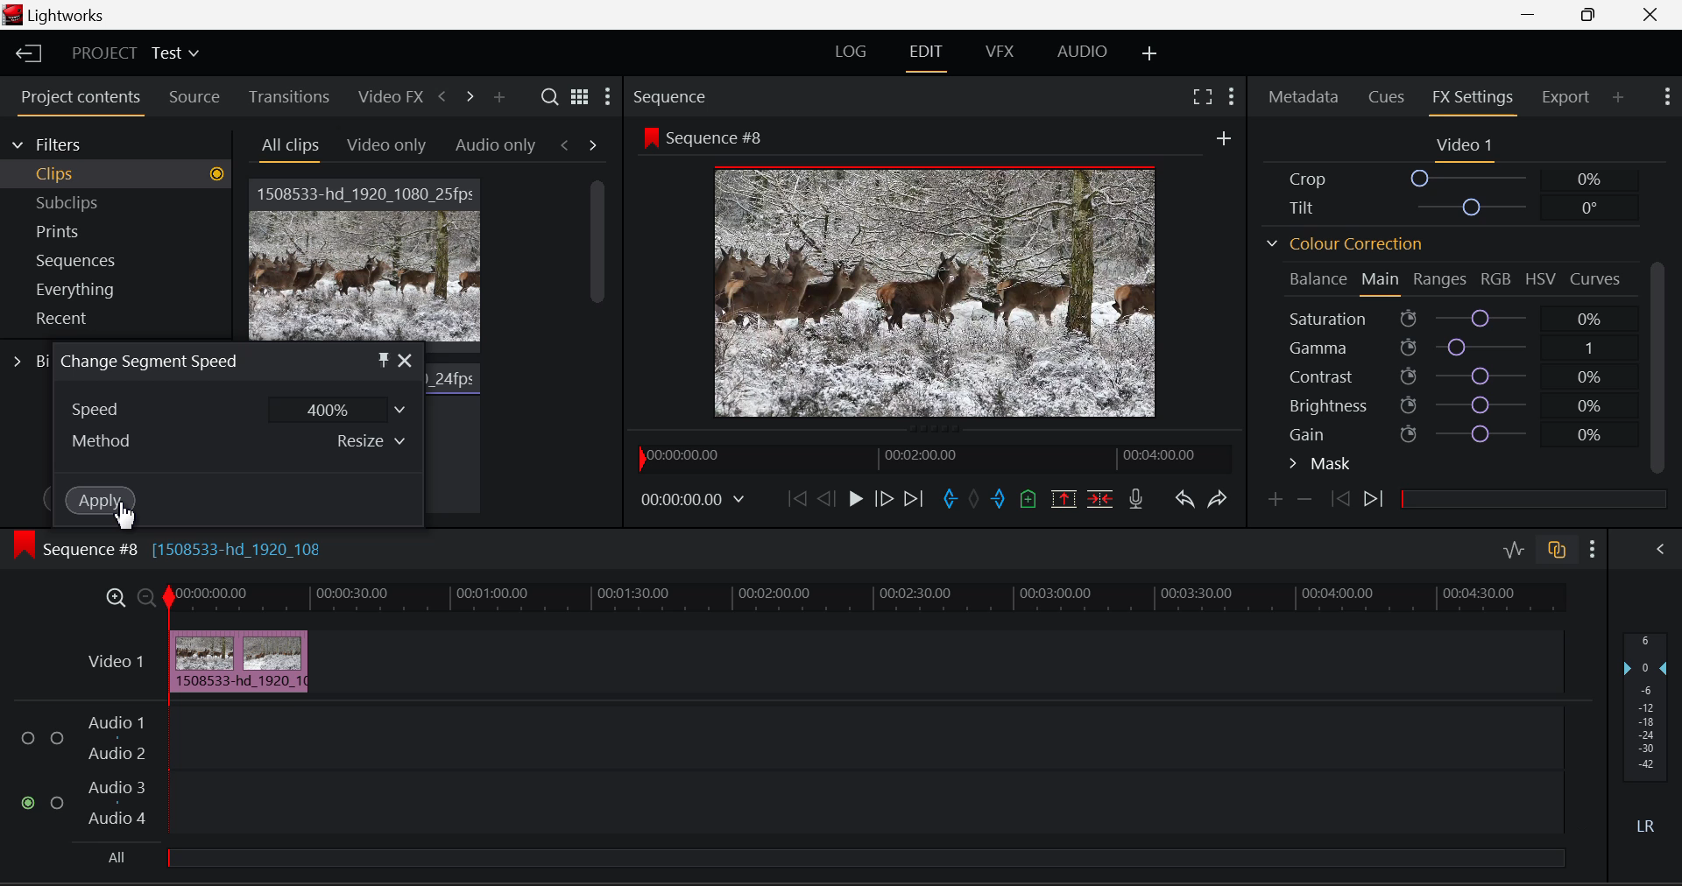  What do you see at coordinates (595, 264) in the screenshot?
I see `Scroll Bar` at bounding box center [595, 264].